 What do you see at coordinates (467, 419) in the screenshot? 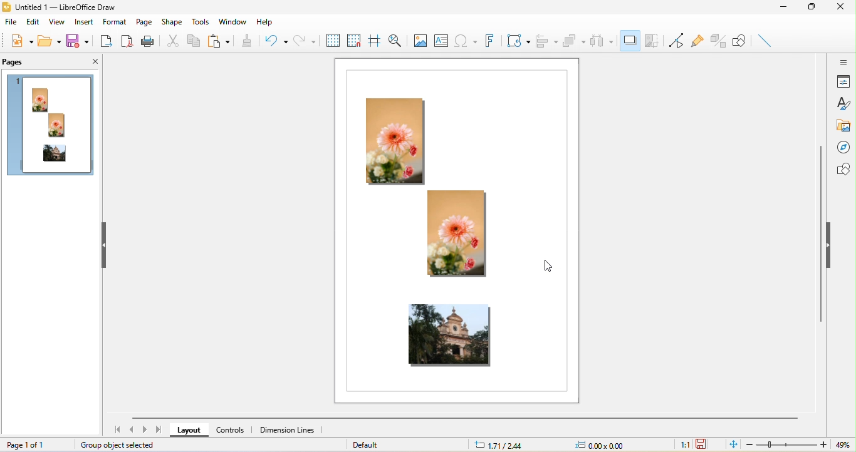
I see `horizontal scroll bar` at bounding box center [467, 419].